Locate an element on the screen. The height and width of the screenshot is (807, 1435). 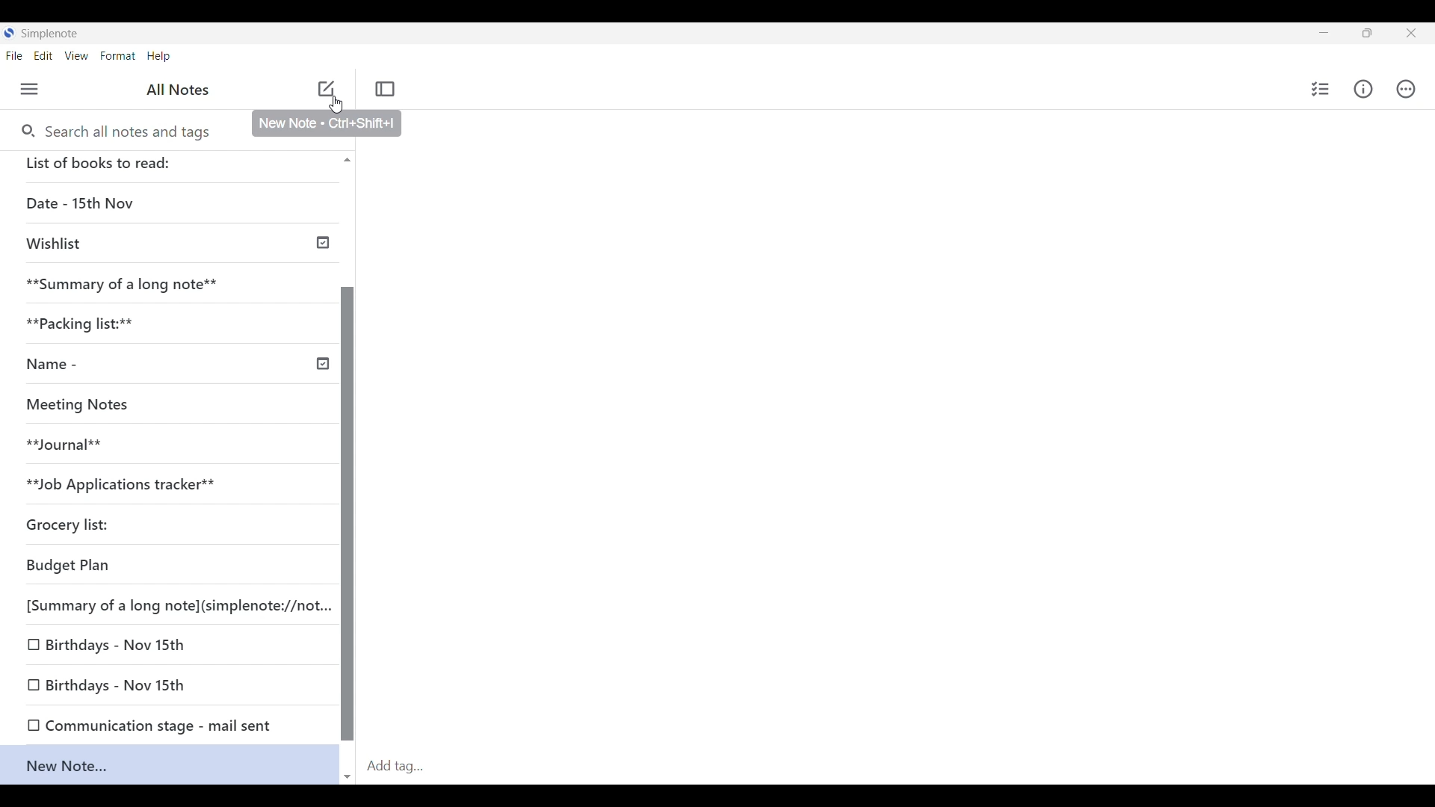
list of books to read is located at coordinates (100, 163).